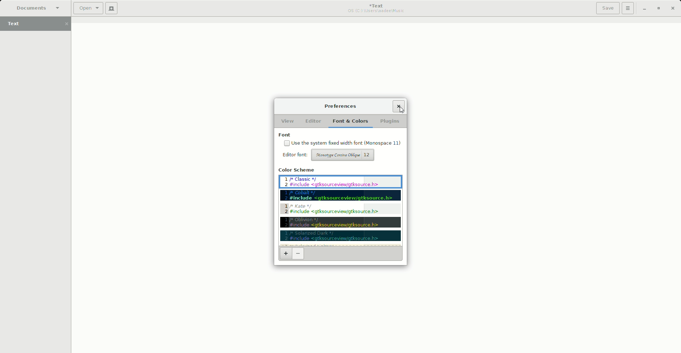  I want to click on New, so click(112, 8).